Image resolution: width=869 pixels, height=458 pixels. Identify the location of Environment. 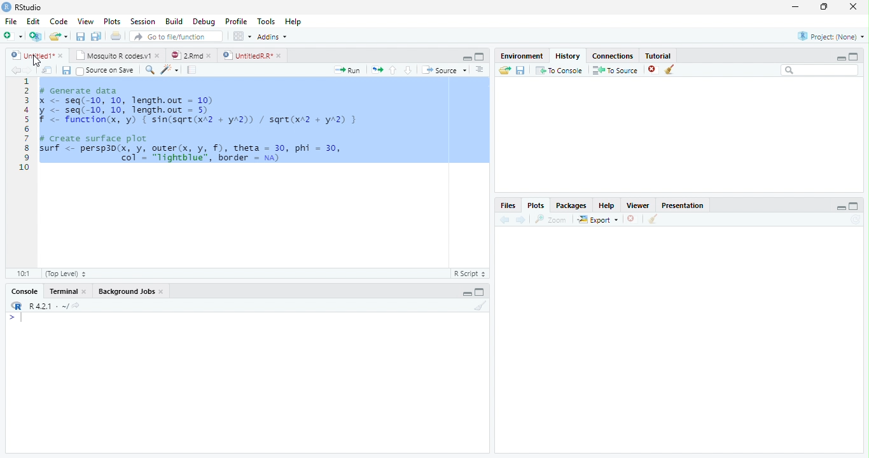
(522, 56).